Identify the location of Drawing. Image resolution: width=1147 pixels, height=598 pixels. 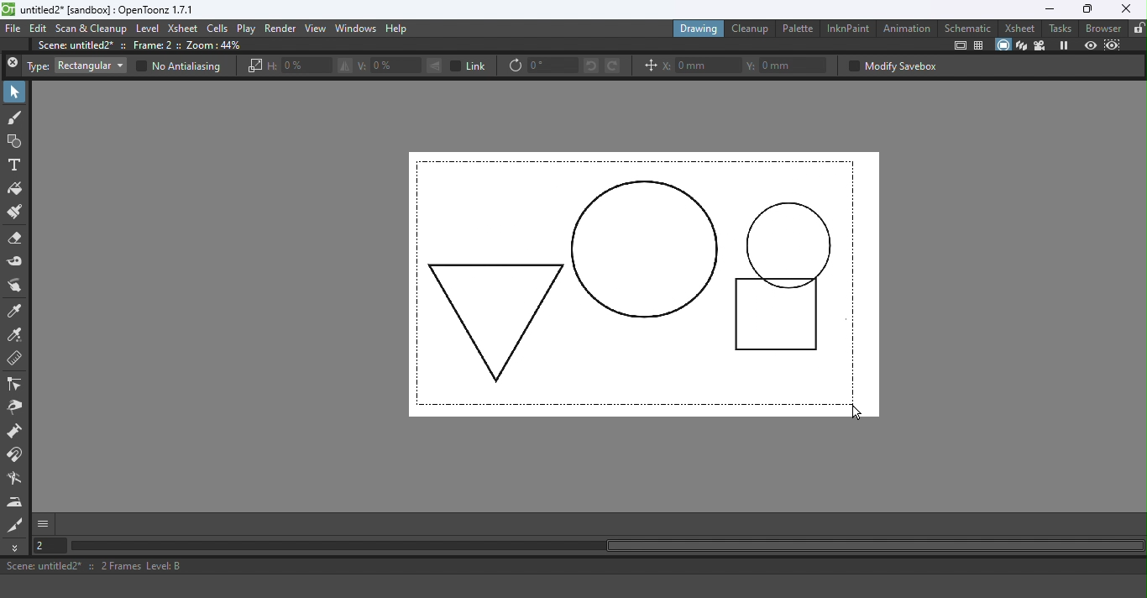
(699, 28).